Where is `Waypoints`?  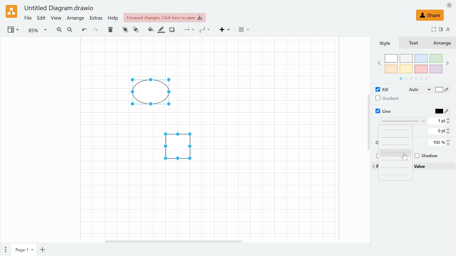
Waypoints is located at coordinates (204, 30).